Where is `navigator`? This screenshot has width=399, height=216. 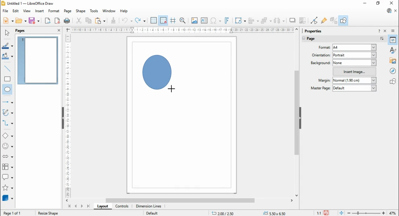
navigator is located at coordinates (393, 71).